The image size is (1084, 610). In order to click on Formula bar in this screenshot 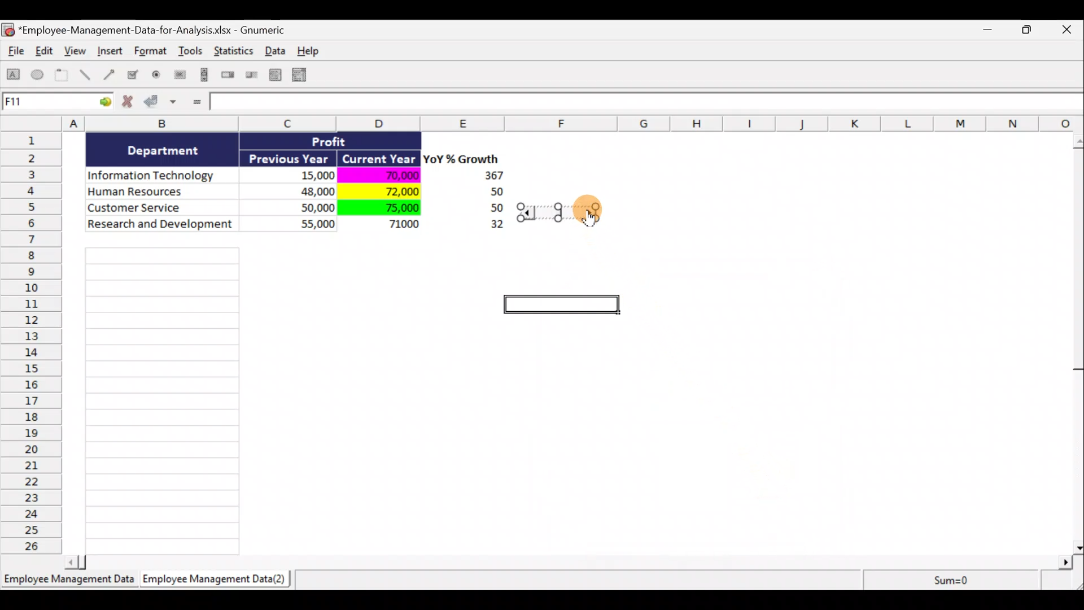, I will do `click(648, 104)`.